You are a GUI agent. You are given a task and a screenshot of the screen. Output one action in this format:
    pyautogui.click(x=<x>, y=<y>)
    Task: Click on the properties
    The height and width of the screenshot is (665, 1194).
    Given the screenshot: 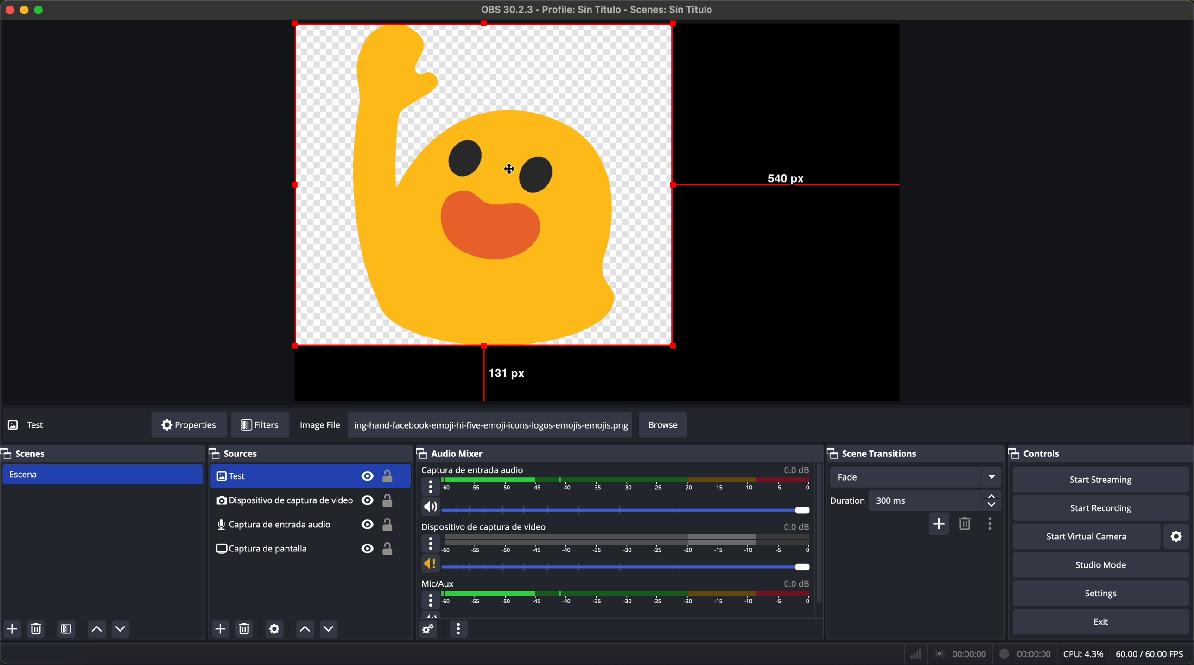 What is the action you would take?
    pyautogui.click(x=189, y=425)
    